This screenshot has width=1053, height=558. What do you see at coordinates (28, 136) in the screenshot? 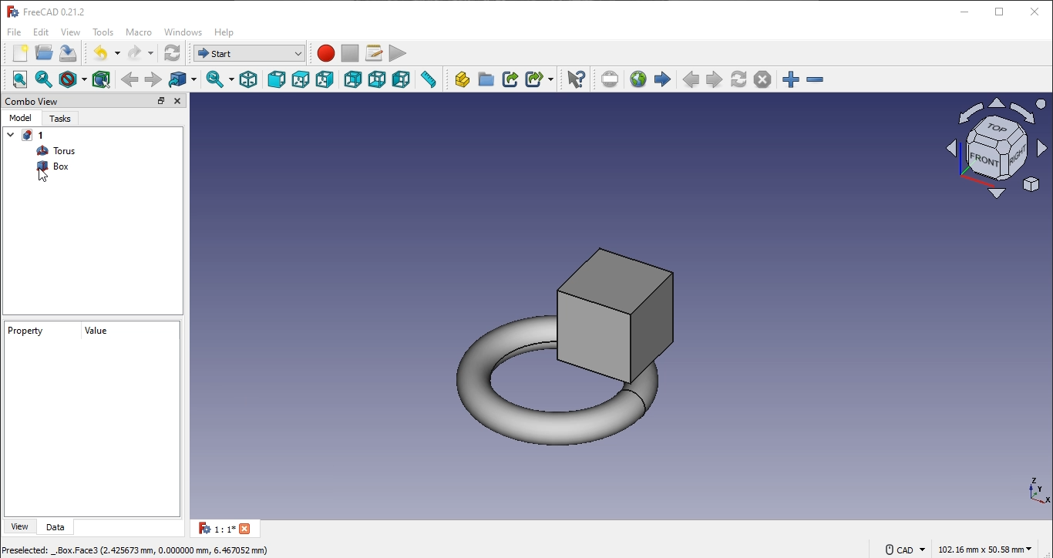
I see `1` at bounding box center [28, 136].